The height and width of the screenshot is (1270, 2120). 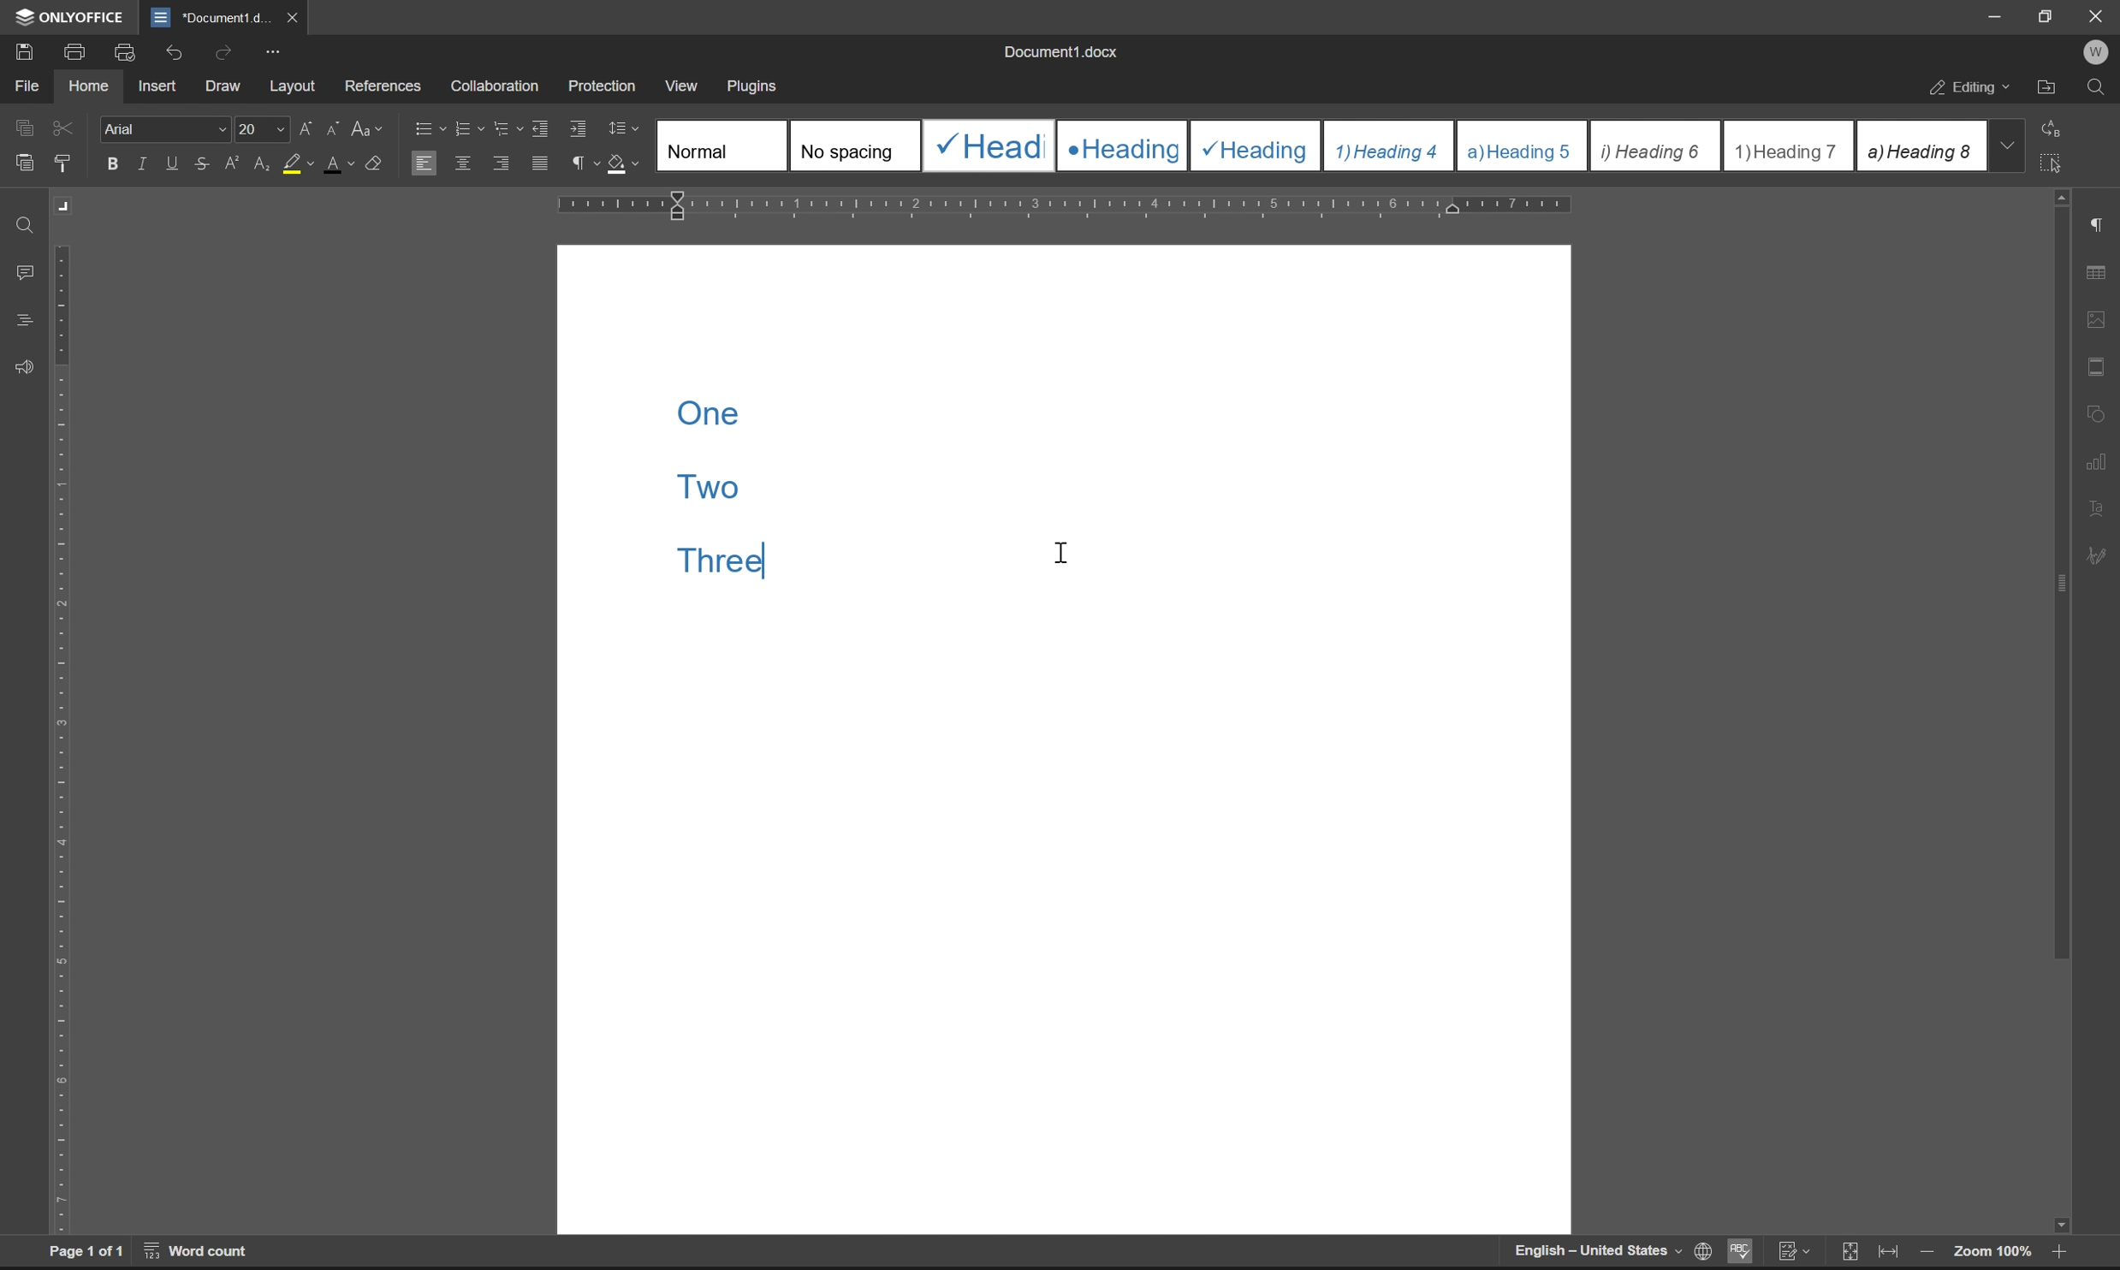 I want to click on ruler, so click(x=1066, y=206).